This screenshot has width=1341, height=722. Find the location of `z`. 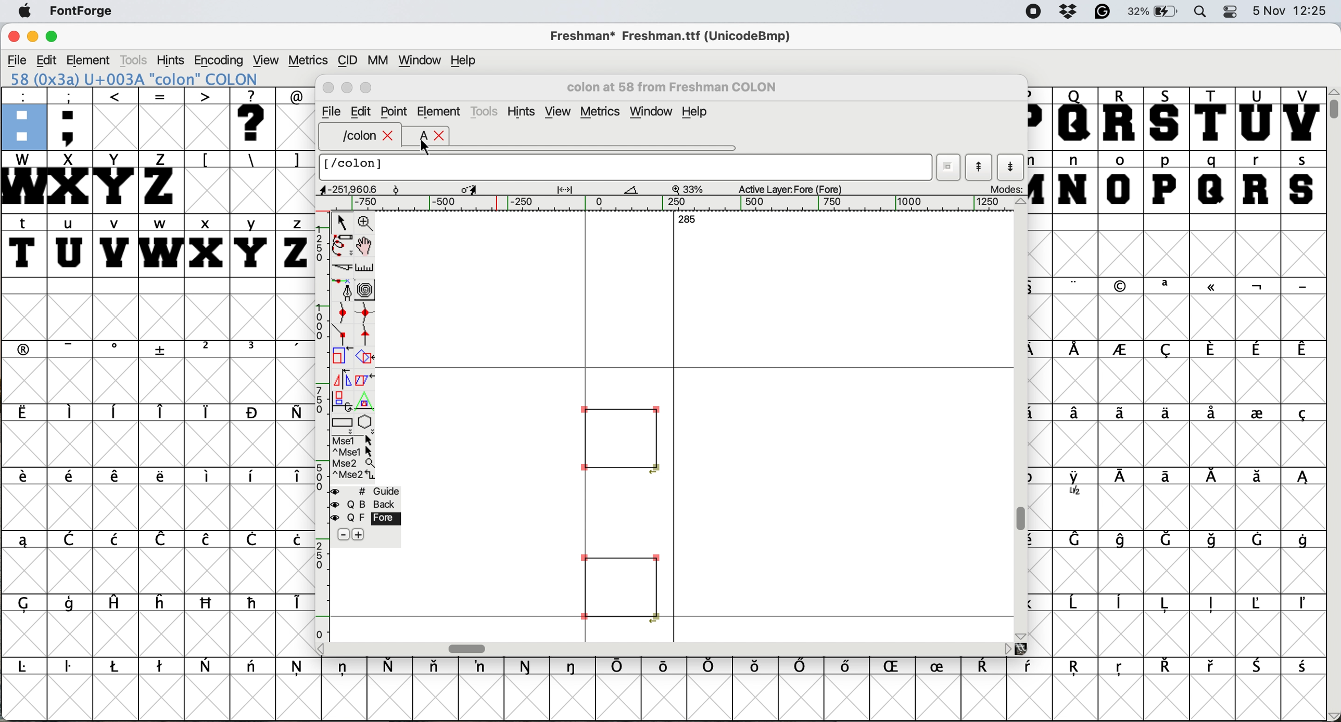

z is located at coordinates (293, 245).